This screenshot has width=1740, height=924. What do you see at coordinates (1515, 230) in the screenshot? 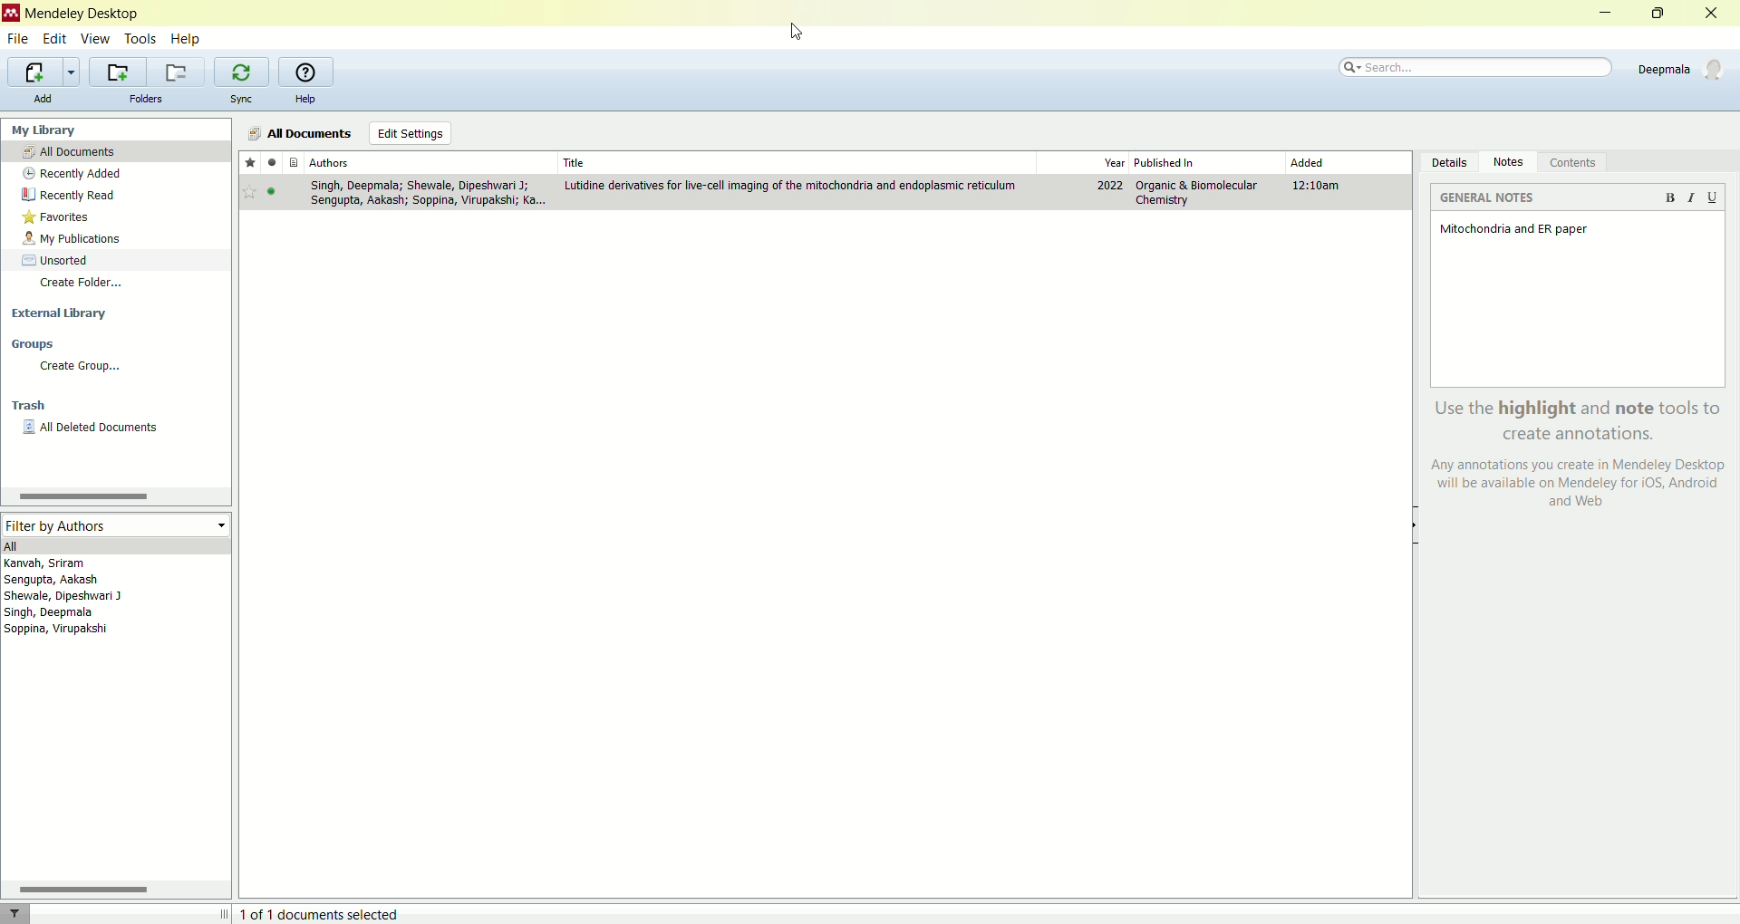
I see `Mitochondria and ER paper` at bounding box center [1515, 230].